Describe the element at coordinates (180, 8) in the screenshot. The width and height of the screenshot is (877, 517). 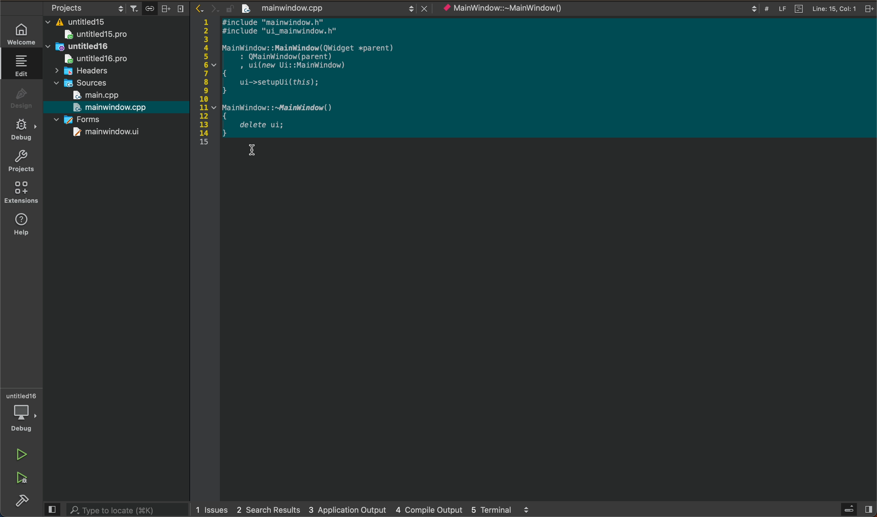
I see `Menu` at that location.